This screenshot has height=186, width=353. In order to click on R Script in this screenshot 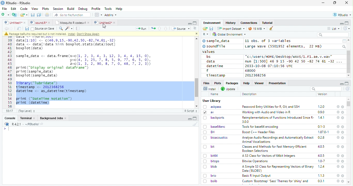, I will do `click(190, 111)`.